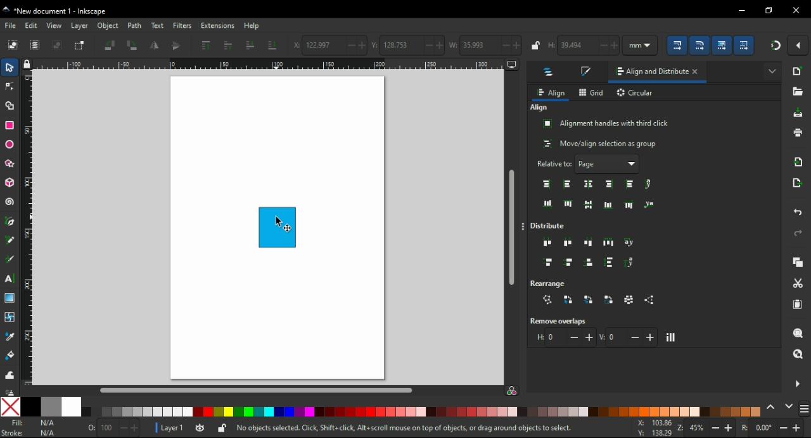 The image size is (811, 438). Describe the element at coordinates (803, 407) in the screenshot. I see `sidebar` at that location.